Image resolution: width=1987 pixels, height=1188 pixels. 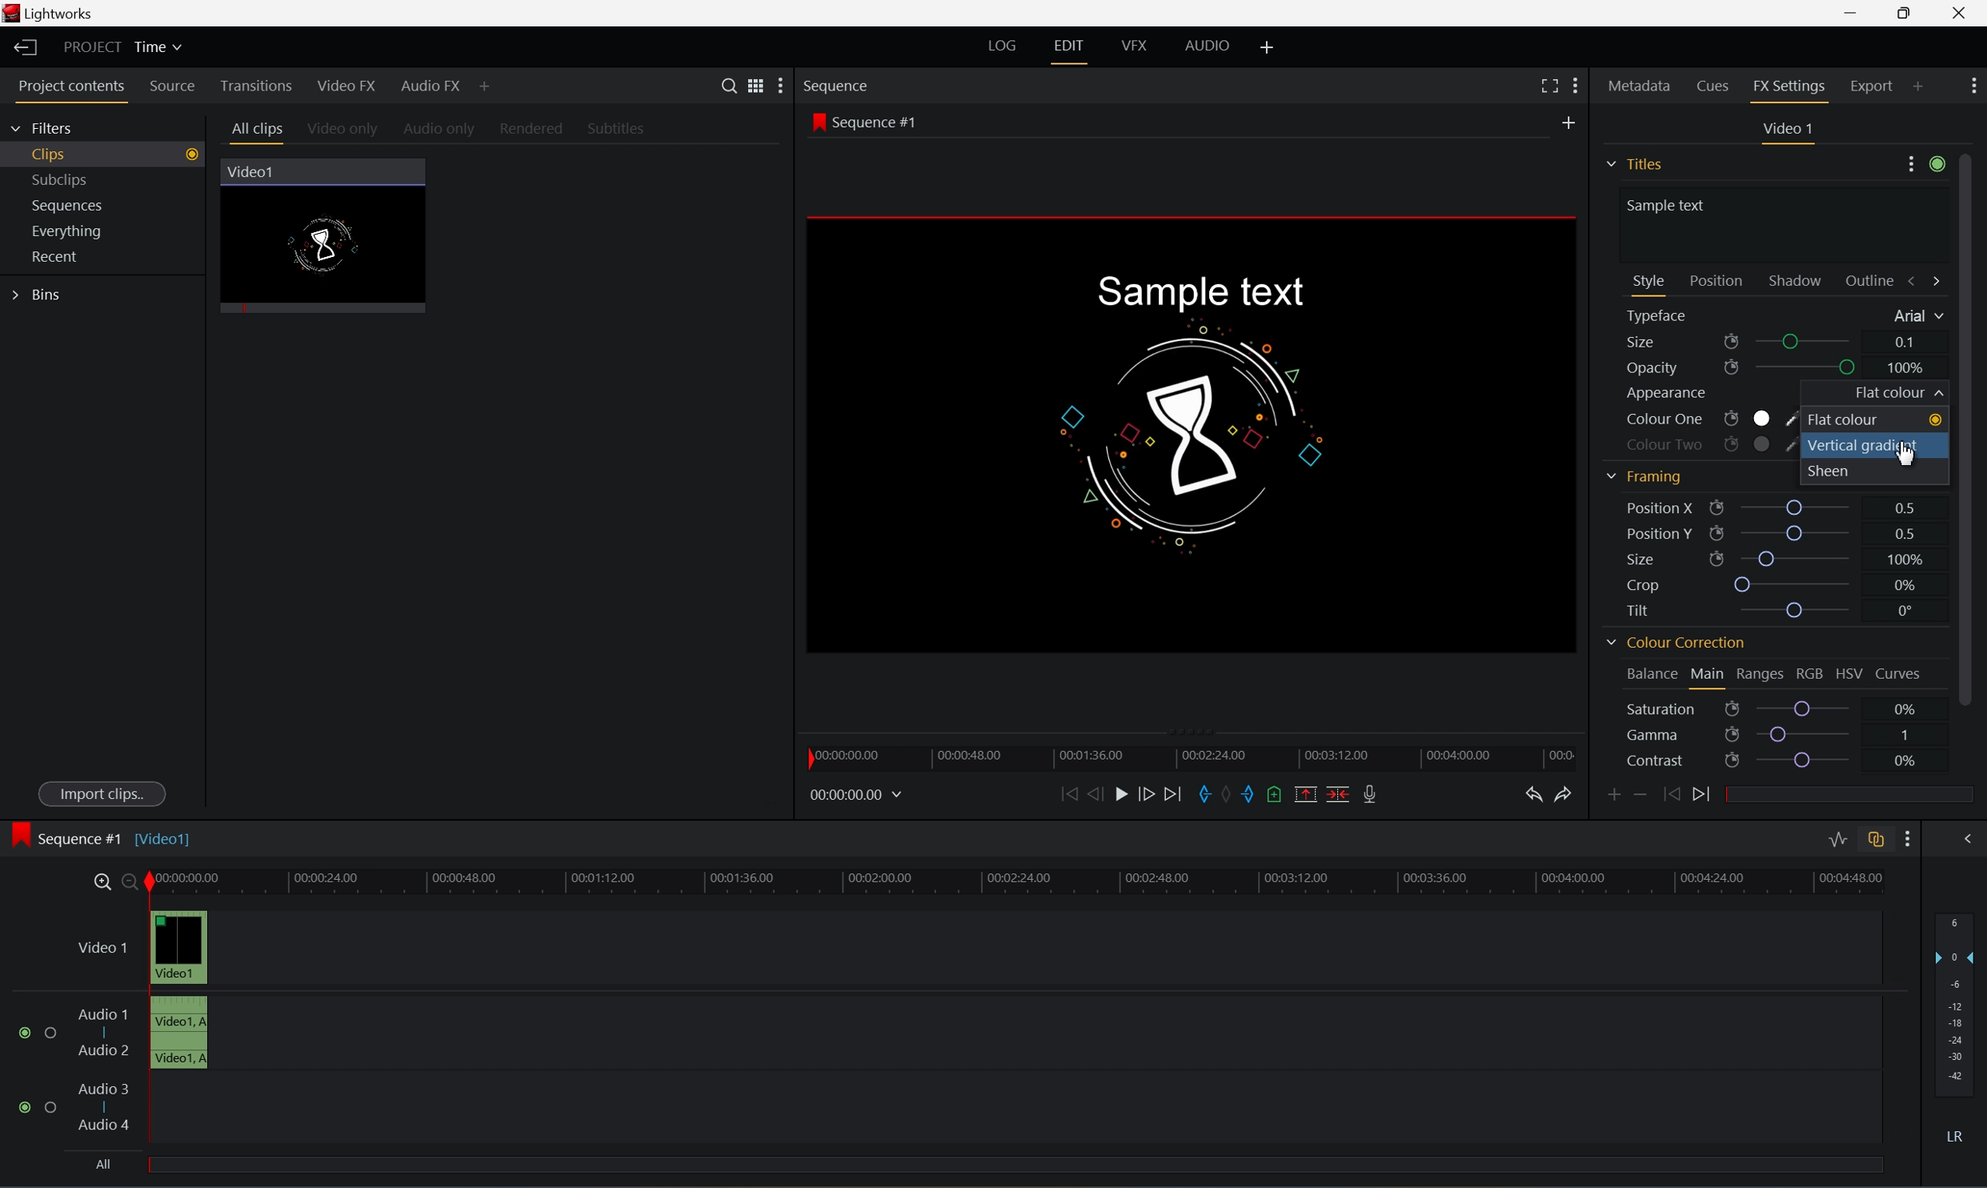 I want to click on slider, so click(x=1796, y=585).